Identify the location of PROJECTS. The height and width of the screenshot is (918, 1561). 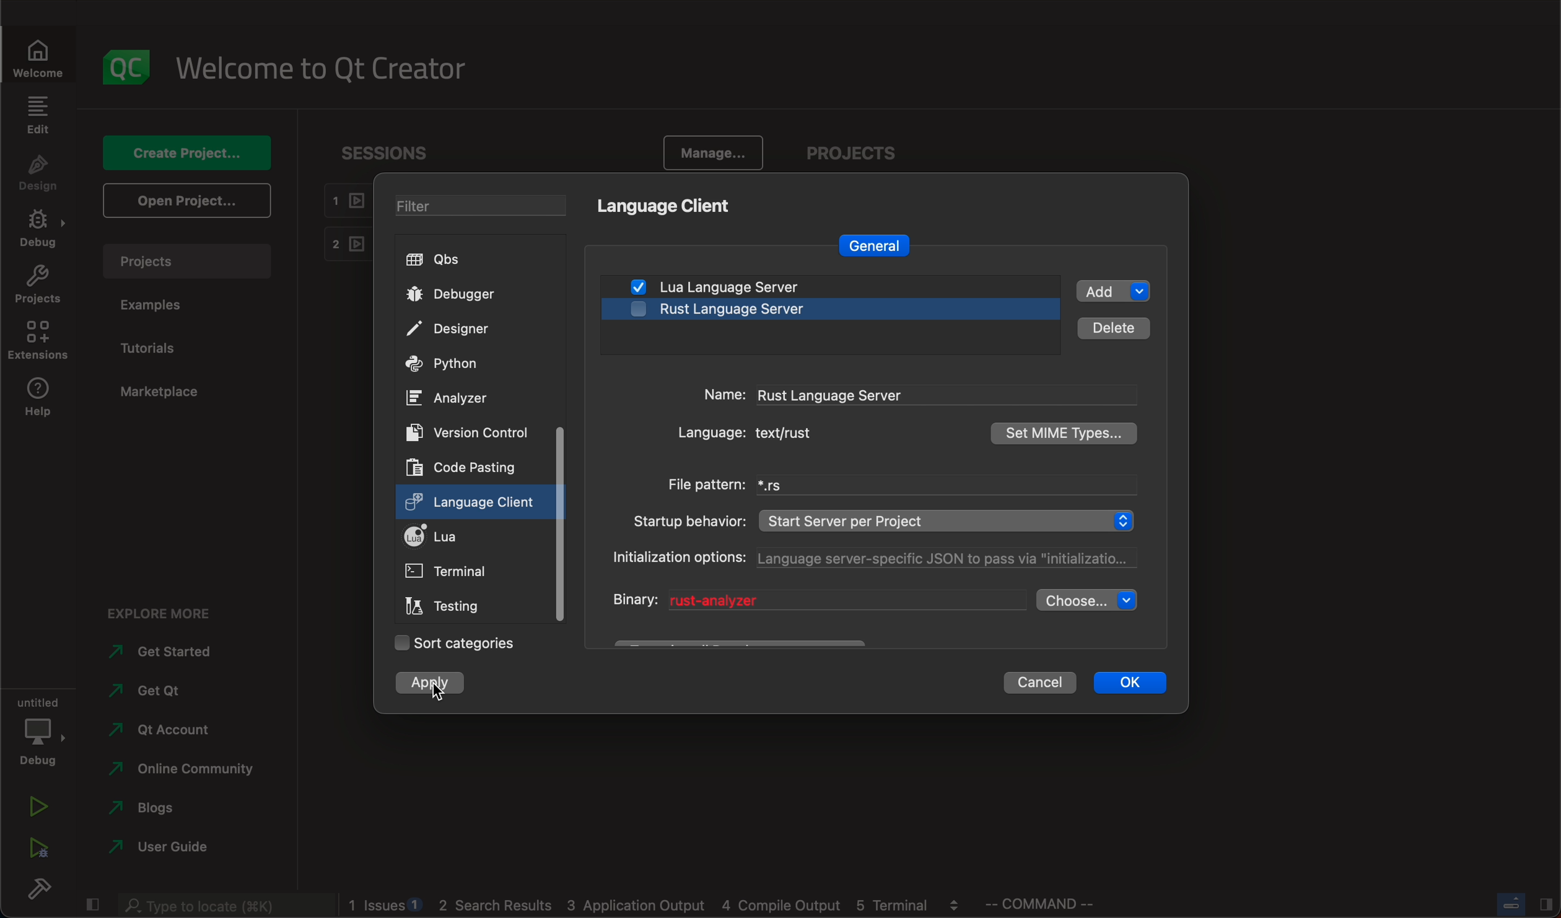
(857, 154).